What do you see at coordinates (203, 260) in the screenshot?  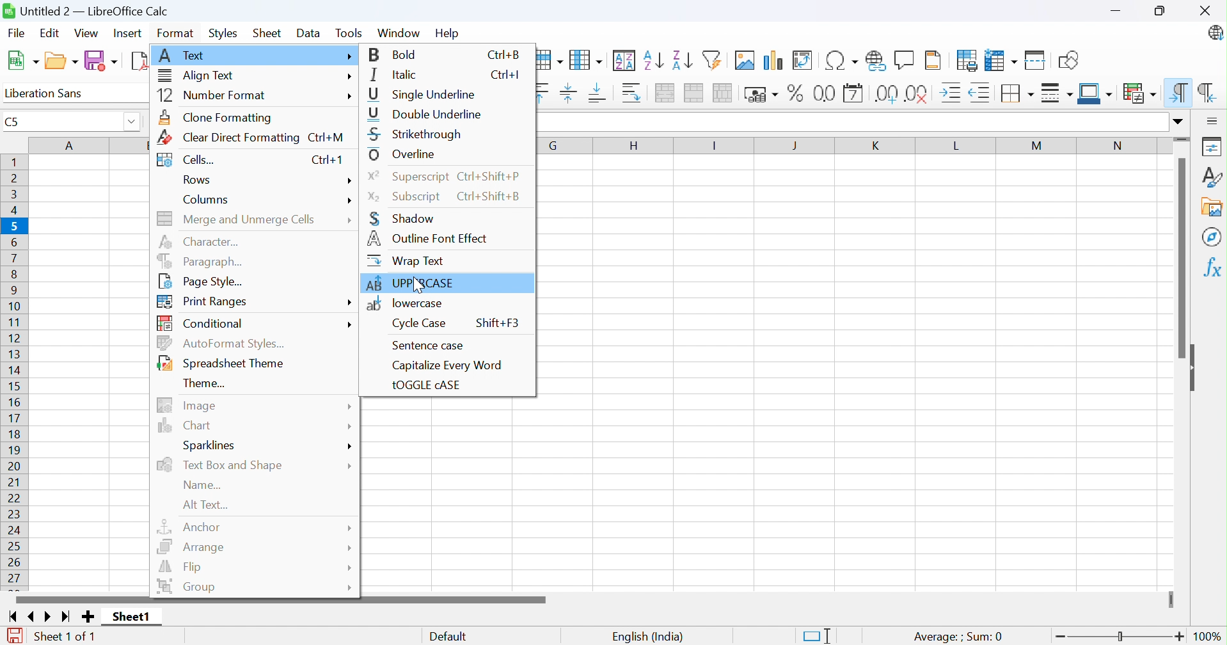 I see `Paragraph` at bounding box center [203, 260].